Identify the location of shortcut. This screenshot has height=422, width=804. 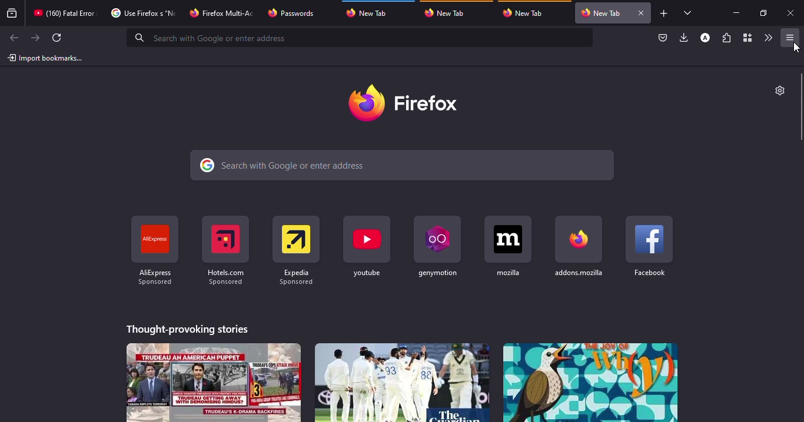
(580, 246).